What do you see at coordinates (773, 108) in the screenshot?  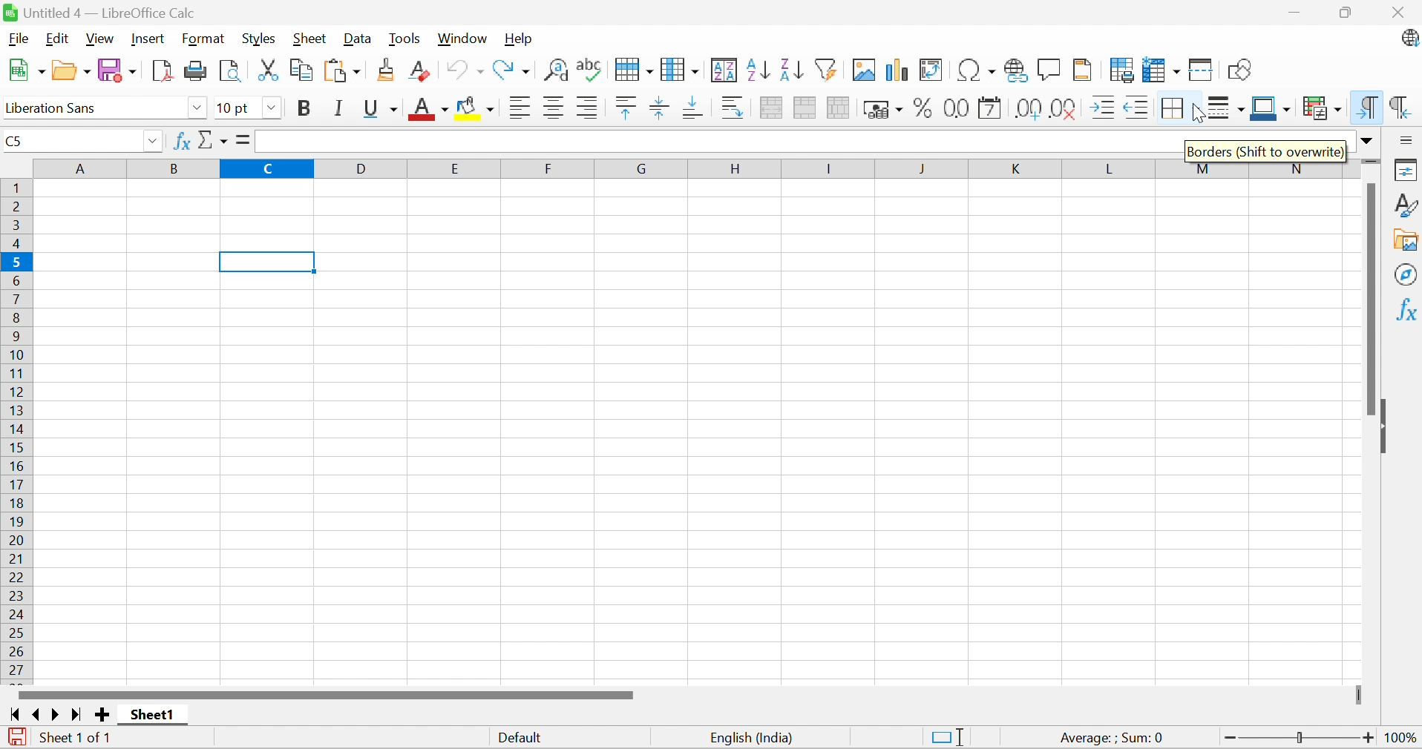 I see `Merge and center or unmerge cells depending on the current toggle state` at bounding box center [773, 108].